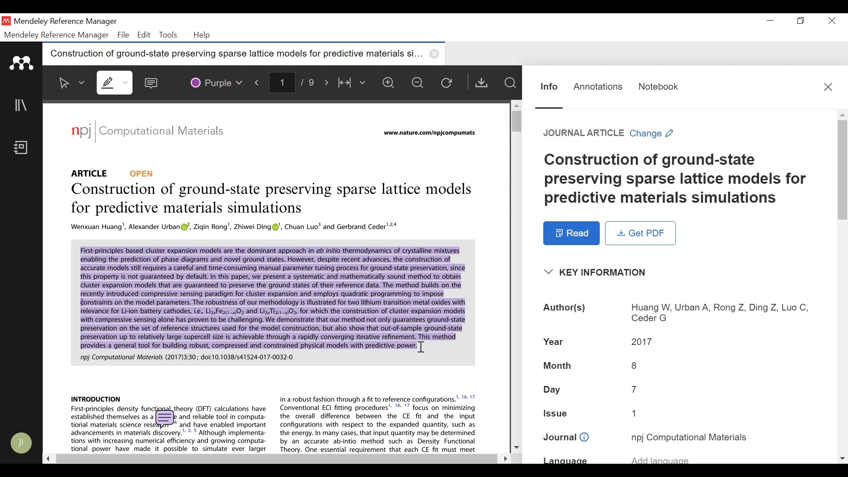  I want to click on Journal, so click(689, 437).